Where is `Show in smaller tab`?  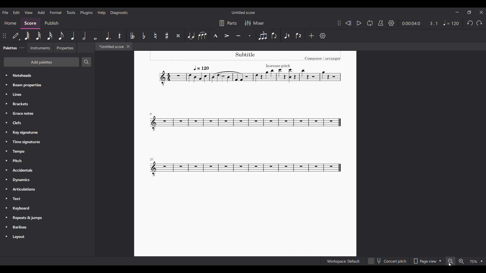 Show in smaller tab is located at coordinates (469, 12).